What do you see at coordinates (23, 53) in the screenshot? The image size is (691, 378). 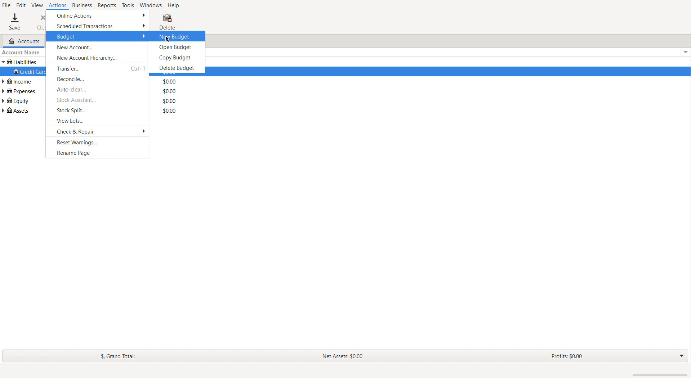 I see `Account Name` at bounding box center [23, 53].